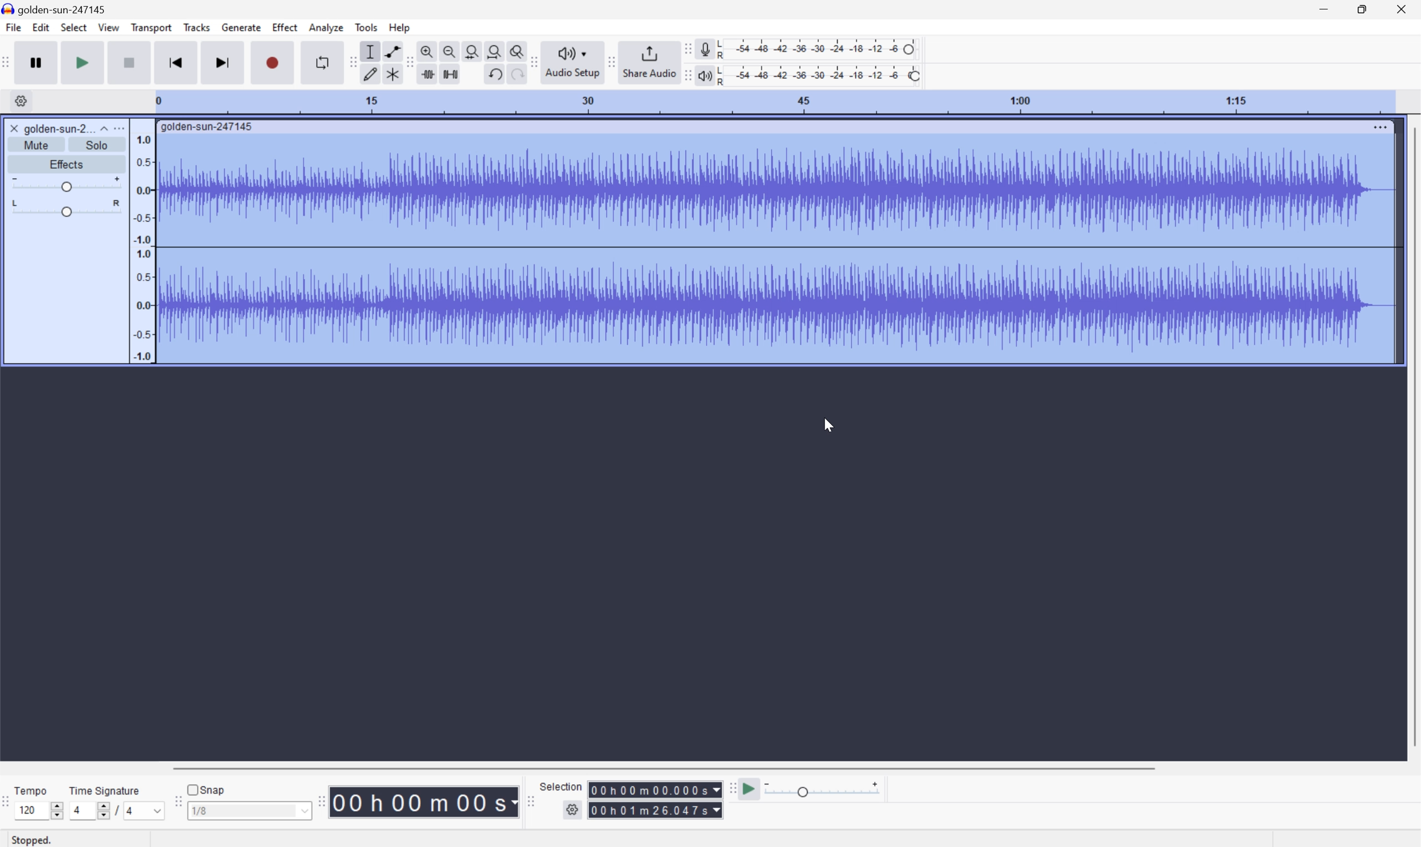 This screenshot has height=847, width=1421. I want to click on Selection Tool, so click(370, 51).